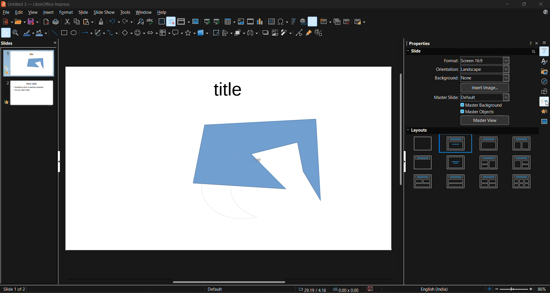 Image resolution: width=550 pixels, height=293 pixels. I want to click on crop image, so click(275, 33).